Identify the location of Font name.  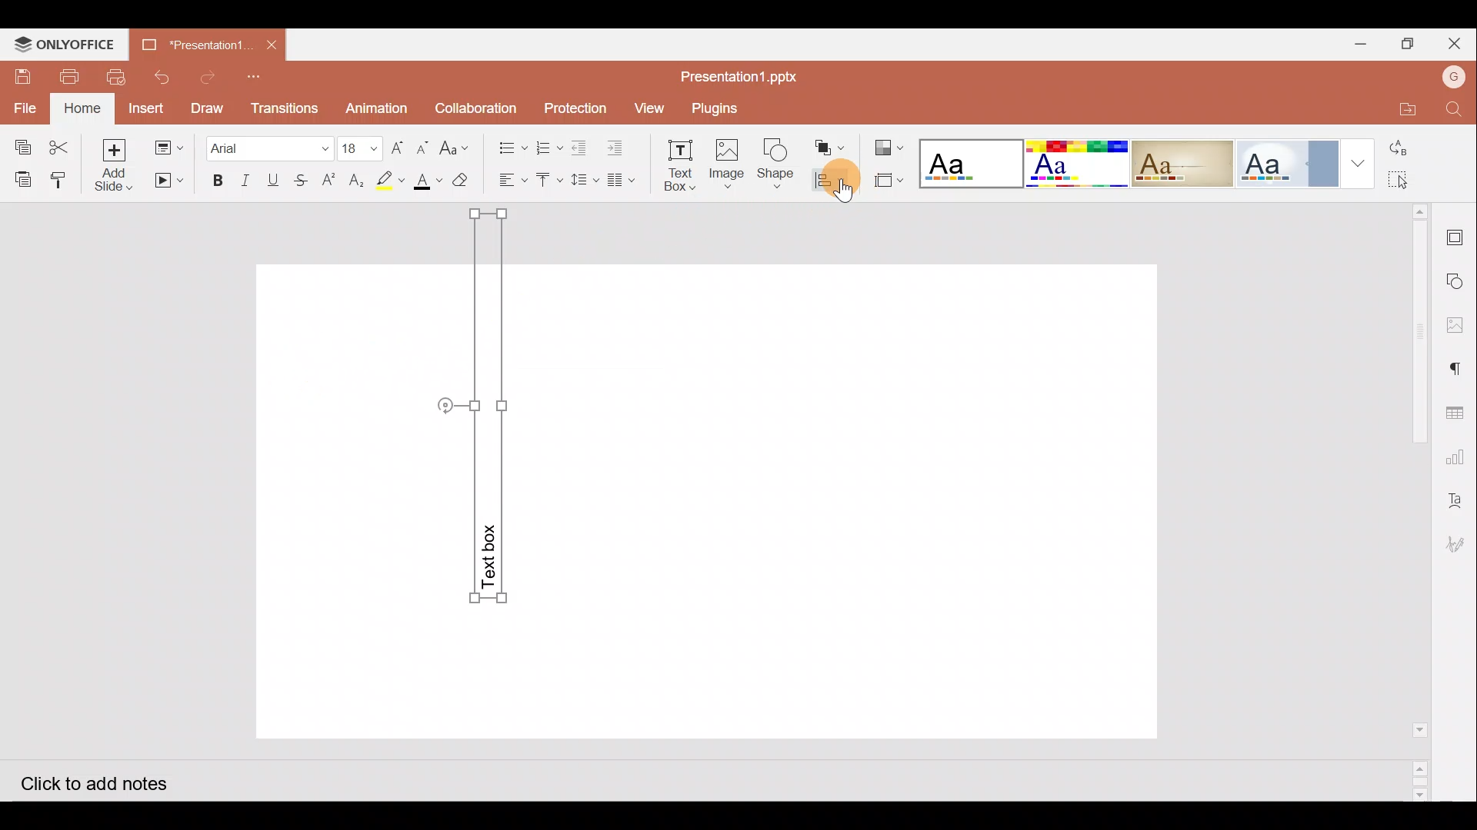
(268, 146).